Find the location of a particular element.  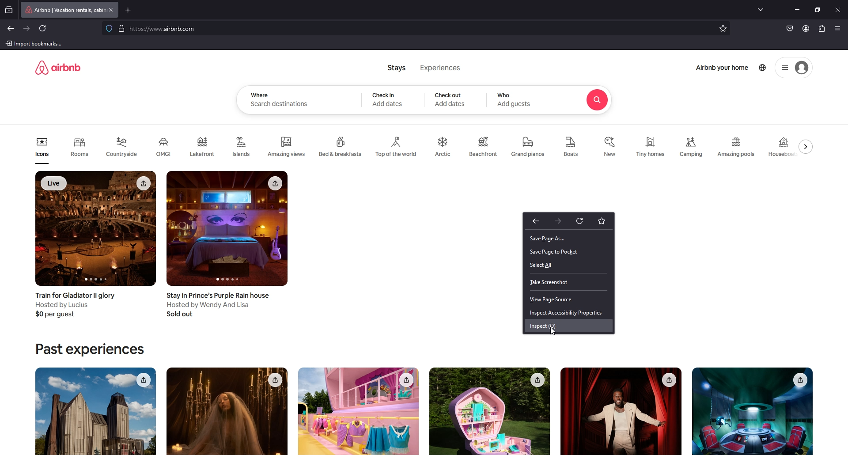

where is located at coordinates (260, 95).